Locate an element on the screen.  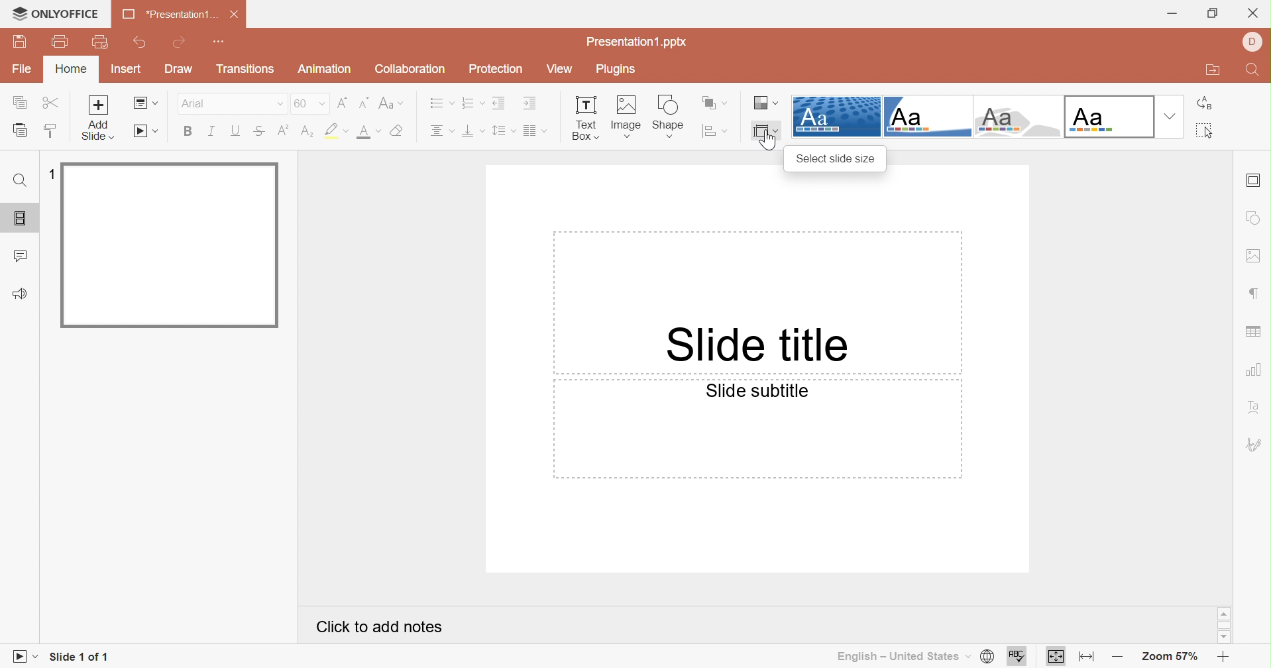
Horizontal align is located at coordinates (441, 131).